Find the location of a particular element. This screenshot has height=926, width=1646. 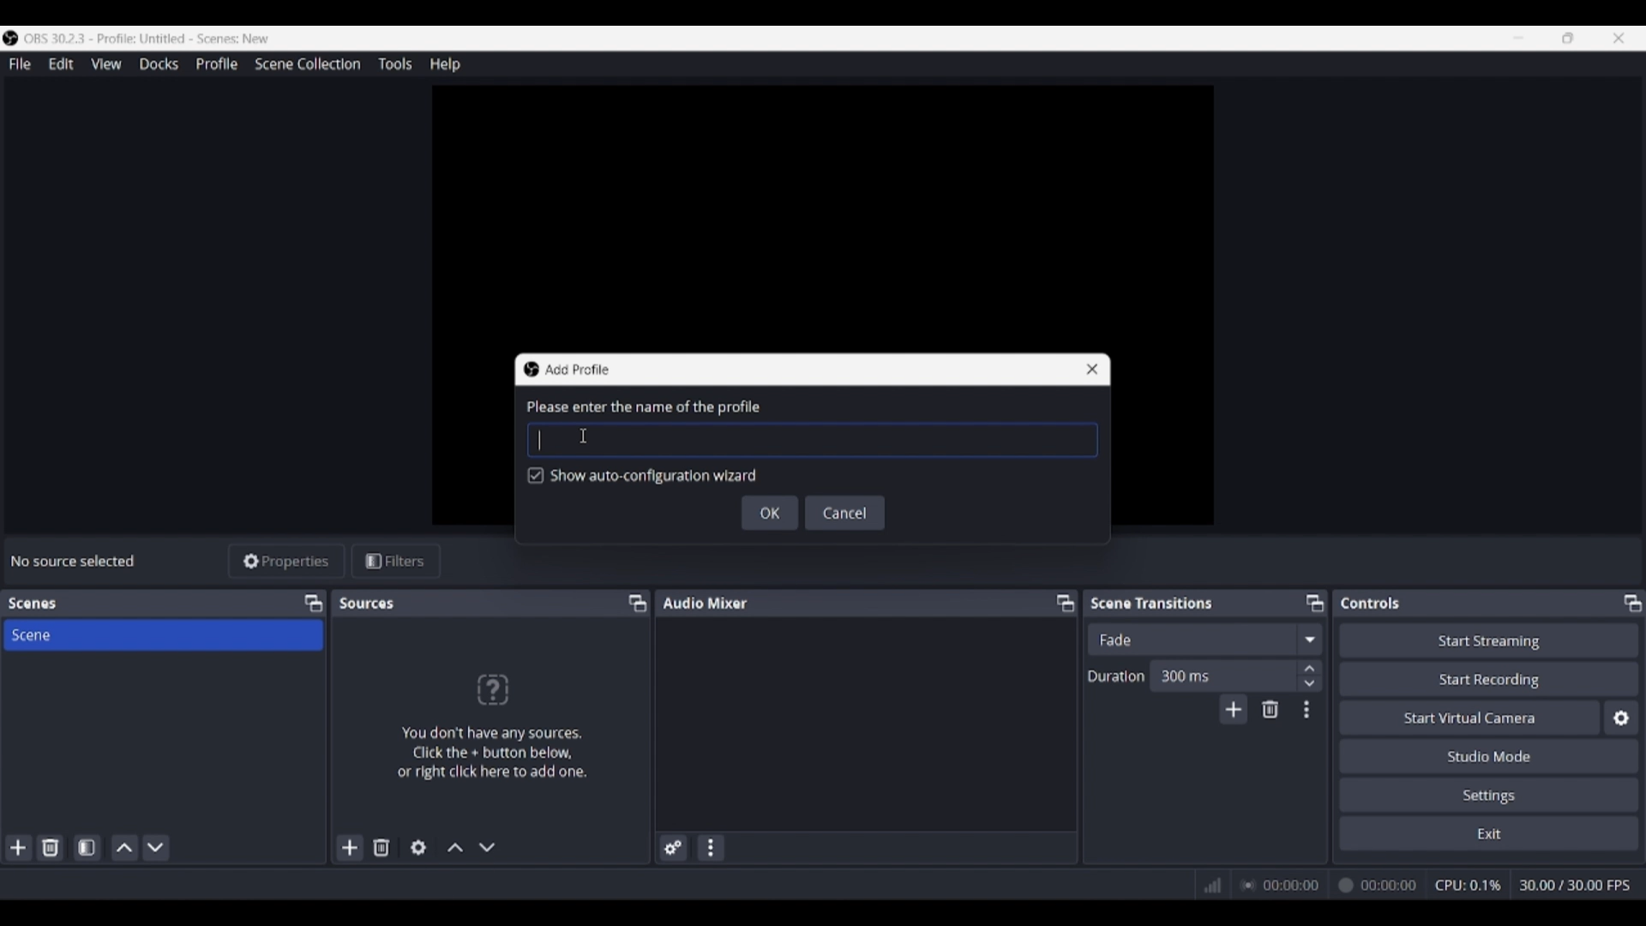

Help menu is located at coordinates (445, 64).